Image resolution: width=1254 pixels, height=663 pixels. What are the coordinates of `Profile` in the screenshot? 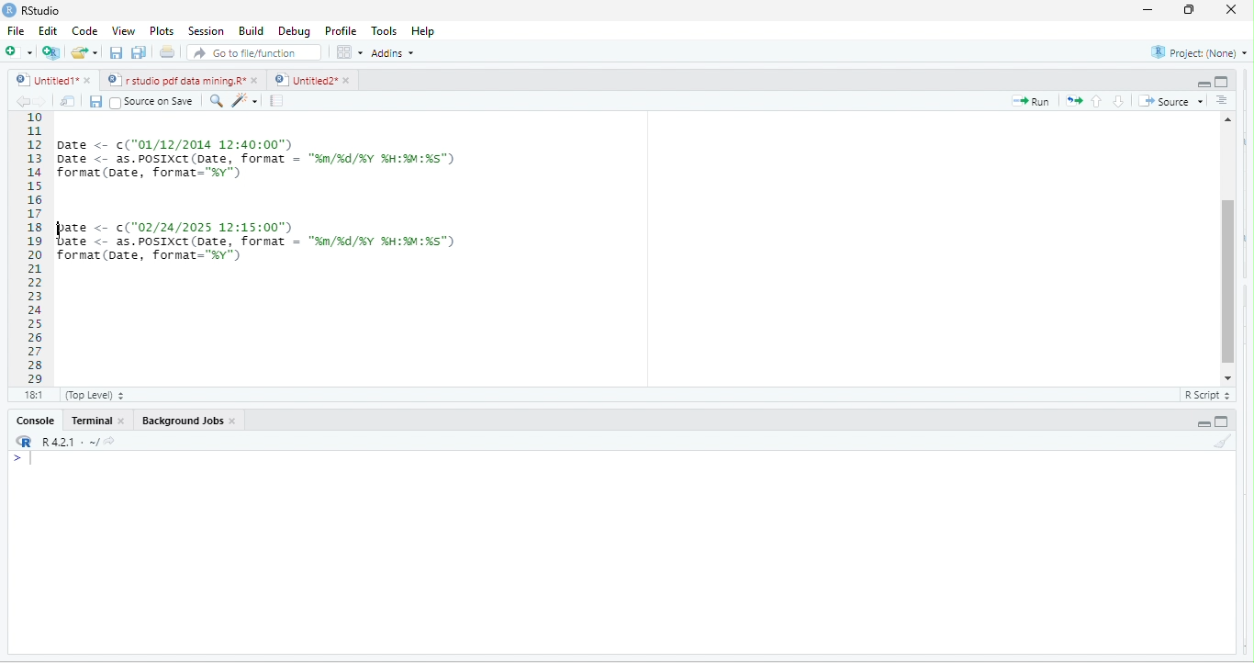 It's located at (338, 30).